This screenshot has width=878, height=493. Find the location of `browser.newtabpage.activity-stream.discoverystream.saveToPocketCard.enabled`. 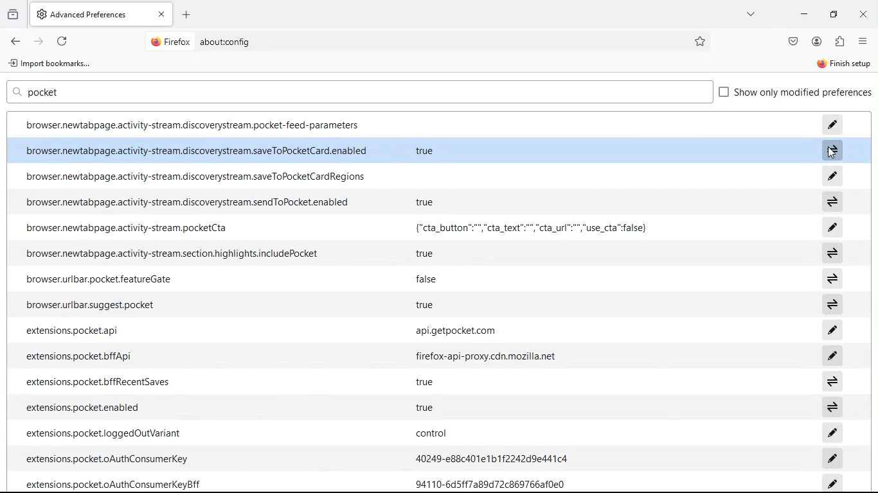

browser.newtabpage.activity-stream.discoverystream.saveToPocketCard.enabled is located at coordinates (206, 150).